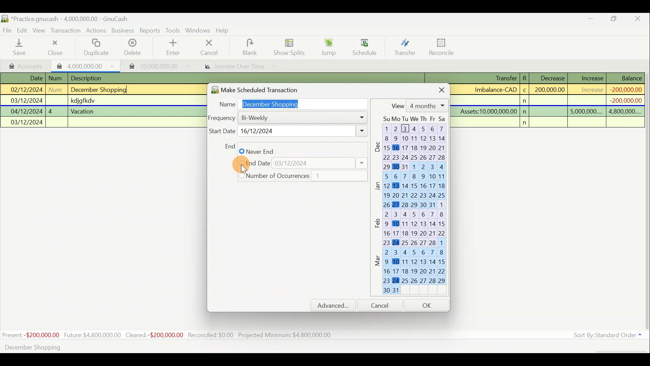  I want to click on Windows, so click(199, 31).